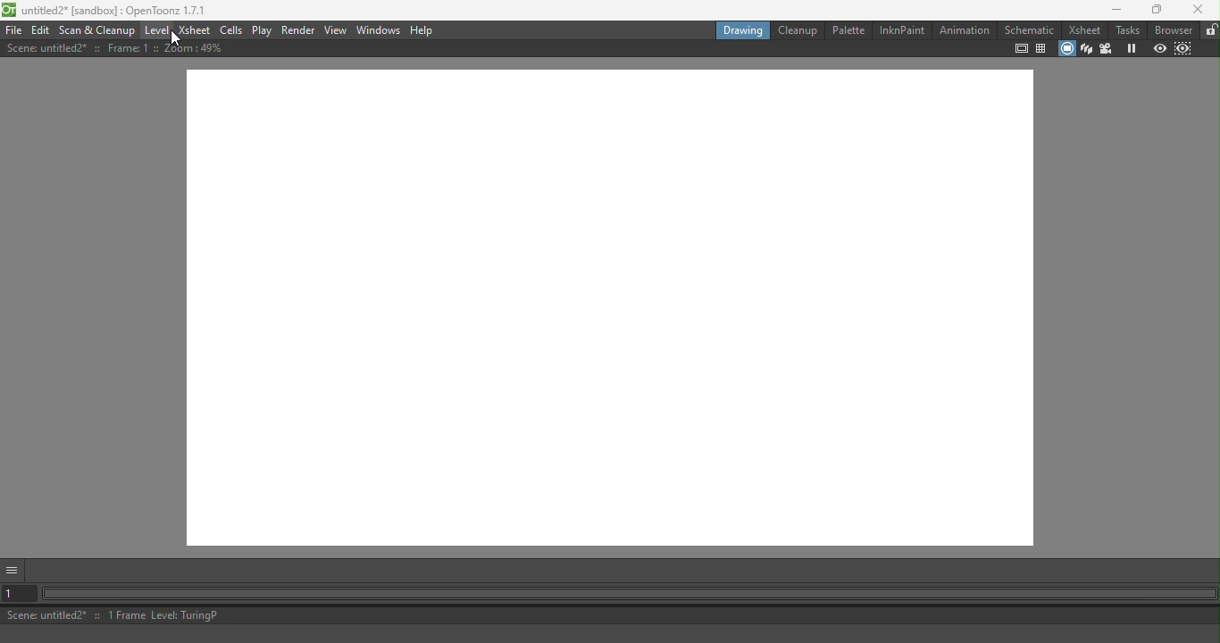 The image size is (1220, 643). Describe the element at coordinates (621, 312) in the screenshot. I see `Canvas` at that location.